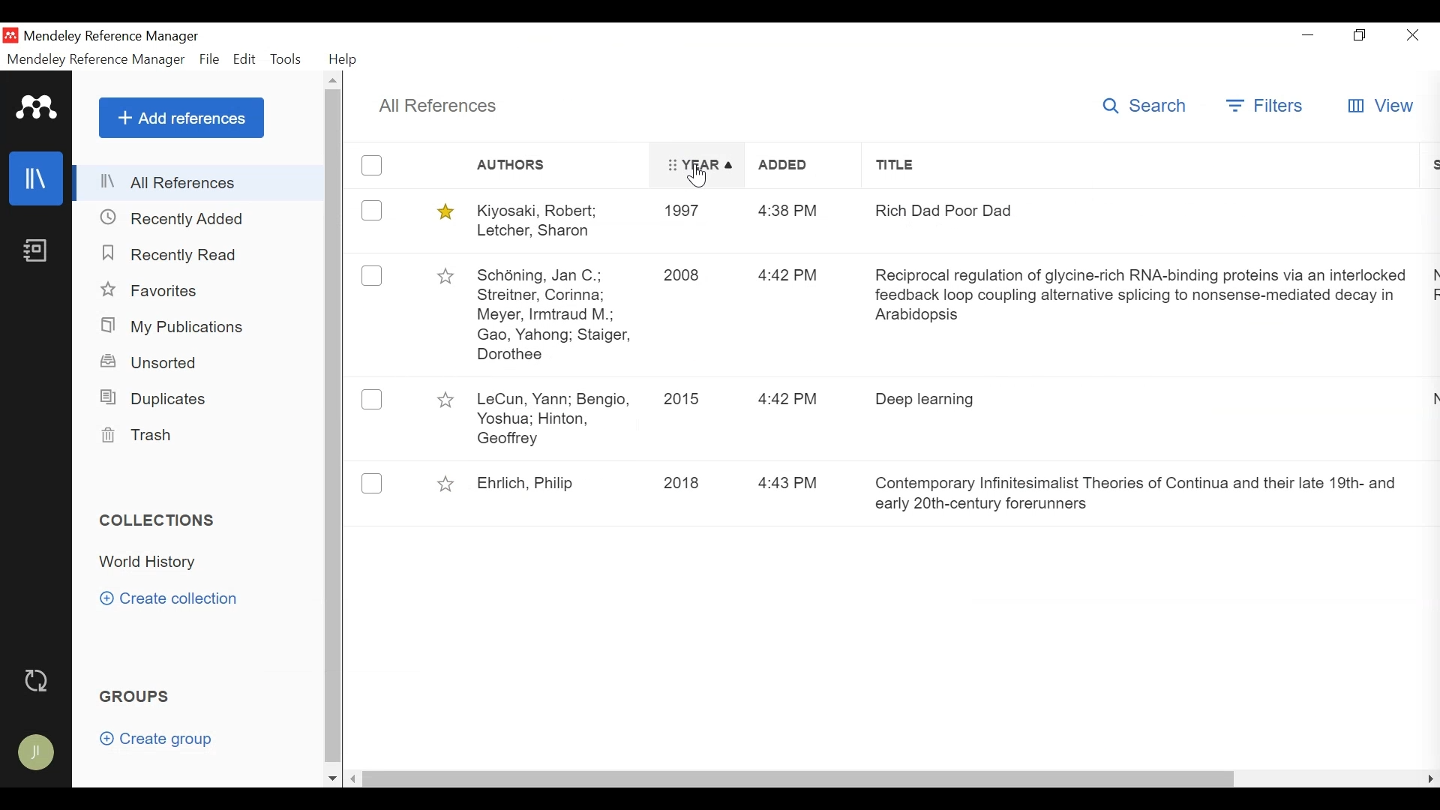 The image size is (1440, 810). I want to click on Deep learning, so click(940, 400).